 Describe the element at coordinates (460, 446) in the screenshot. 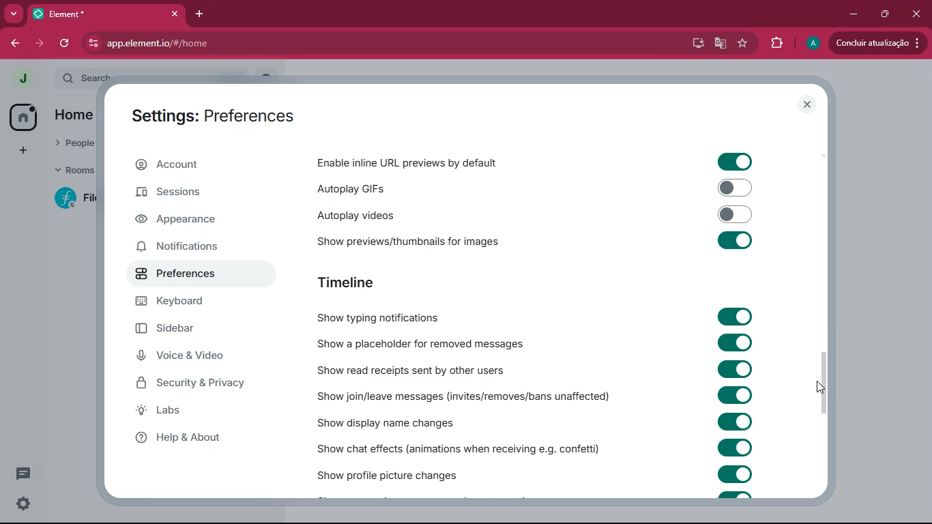

I see `show chat effects (animations when receiving e.g. confetti)` at that location.